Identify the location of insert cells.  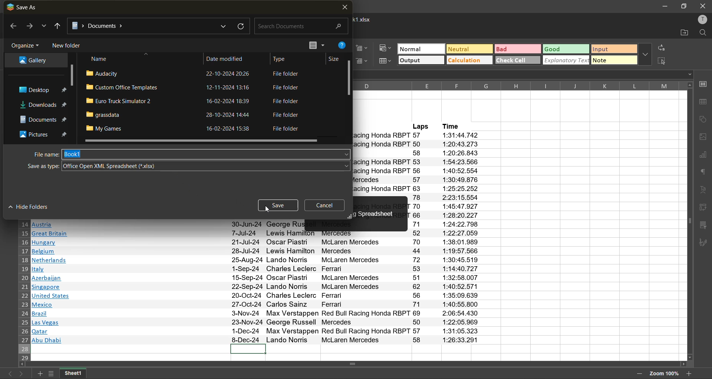
(363, 47).